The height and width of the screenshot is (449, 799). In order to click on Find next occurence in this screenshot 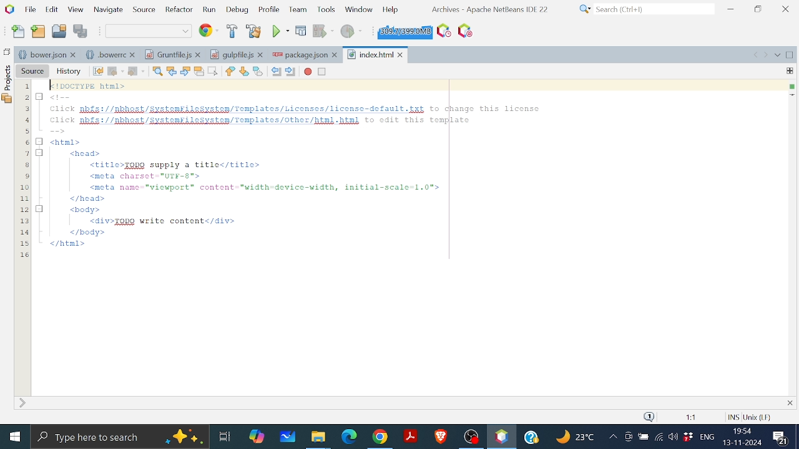, I will do `click(185, 71)`.